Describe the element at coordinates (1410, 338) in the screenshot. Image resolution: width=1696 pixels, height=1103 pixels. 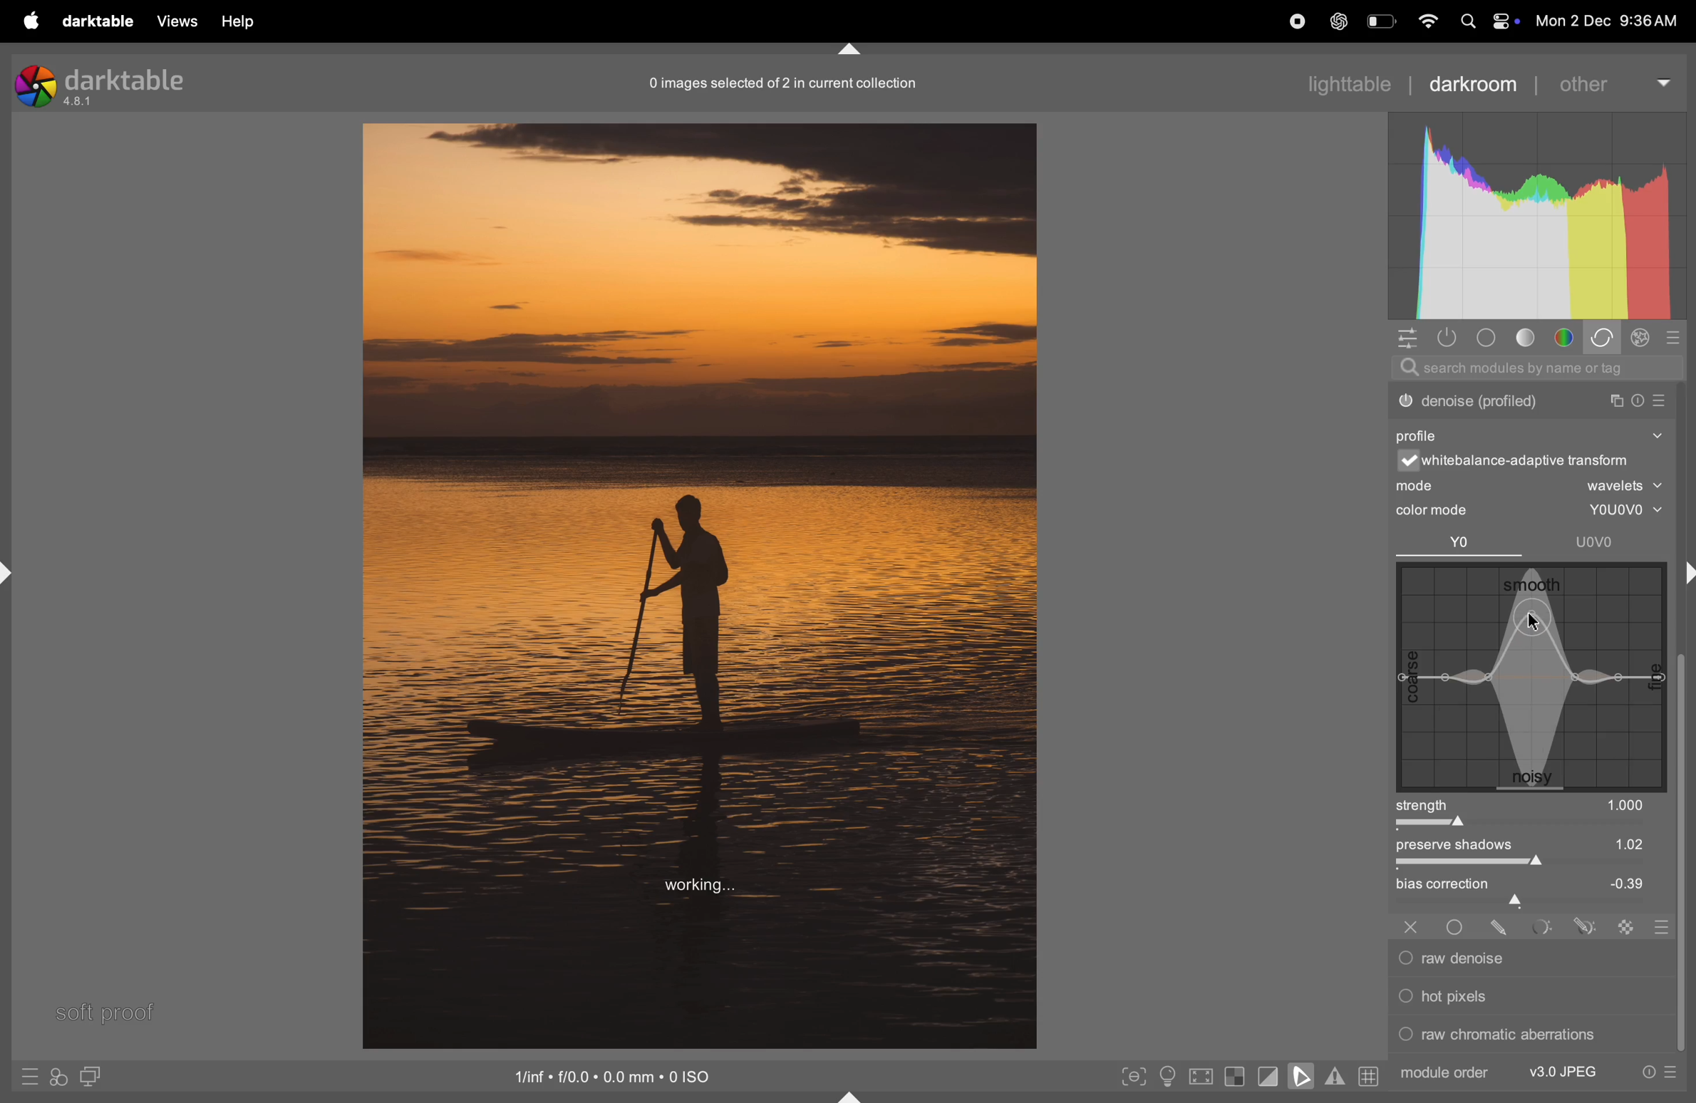
I see `quick acess panel` at that location.